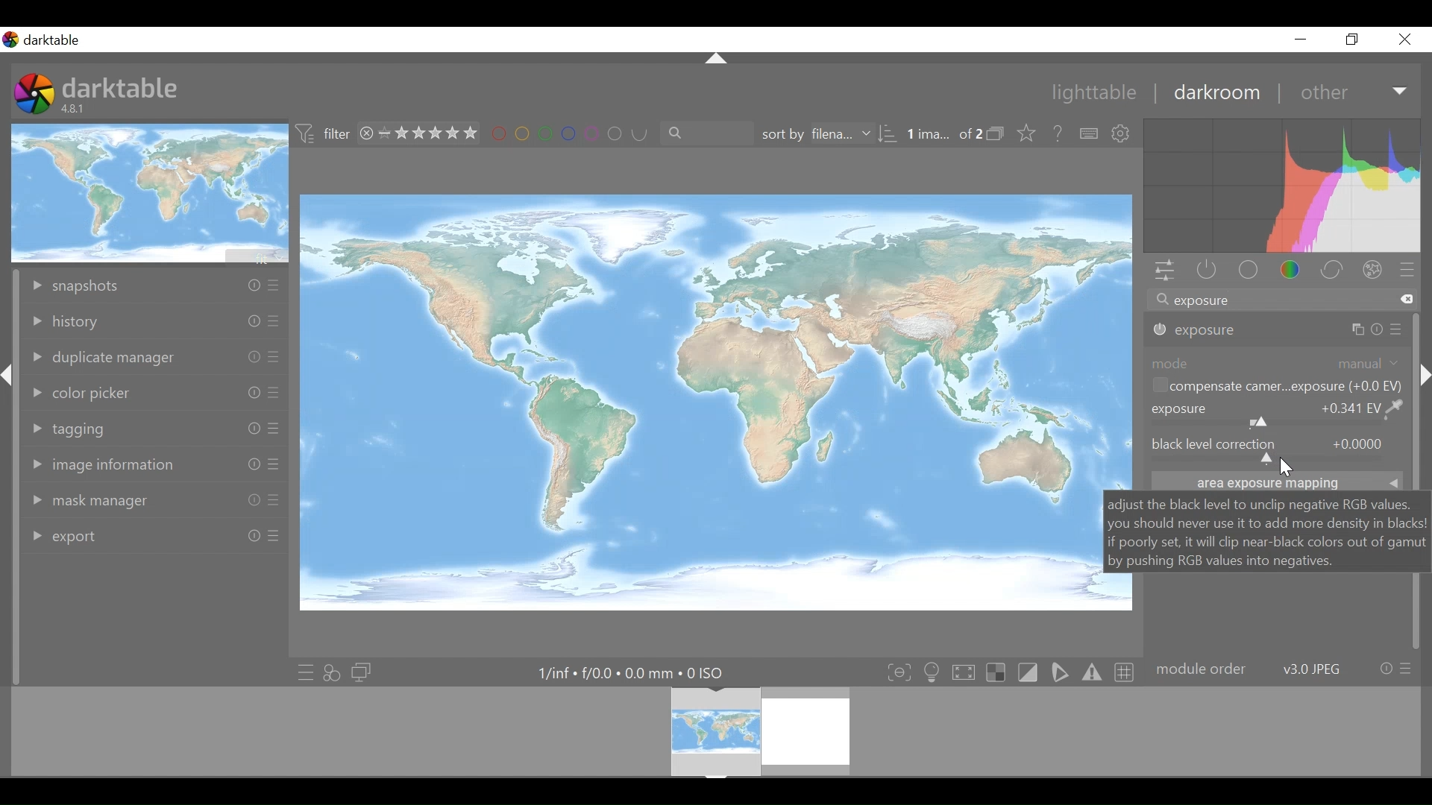 The width and height of the screenshot is (1432, 805). I want to click on Image 1 out of 2 selected, so click(943, 133).